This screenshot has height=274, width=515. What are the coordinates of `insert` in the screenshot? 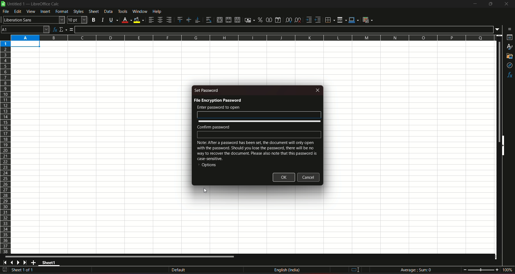 It's located at (45, 12).